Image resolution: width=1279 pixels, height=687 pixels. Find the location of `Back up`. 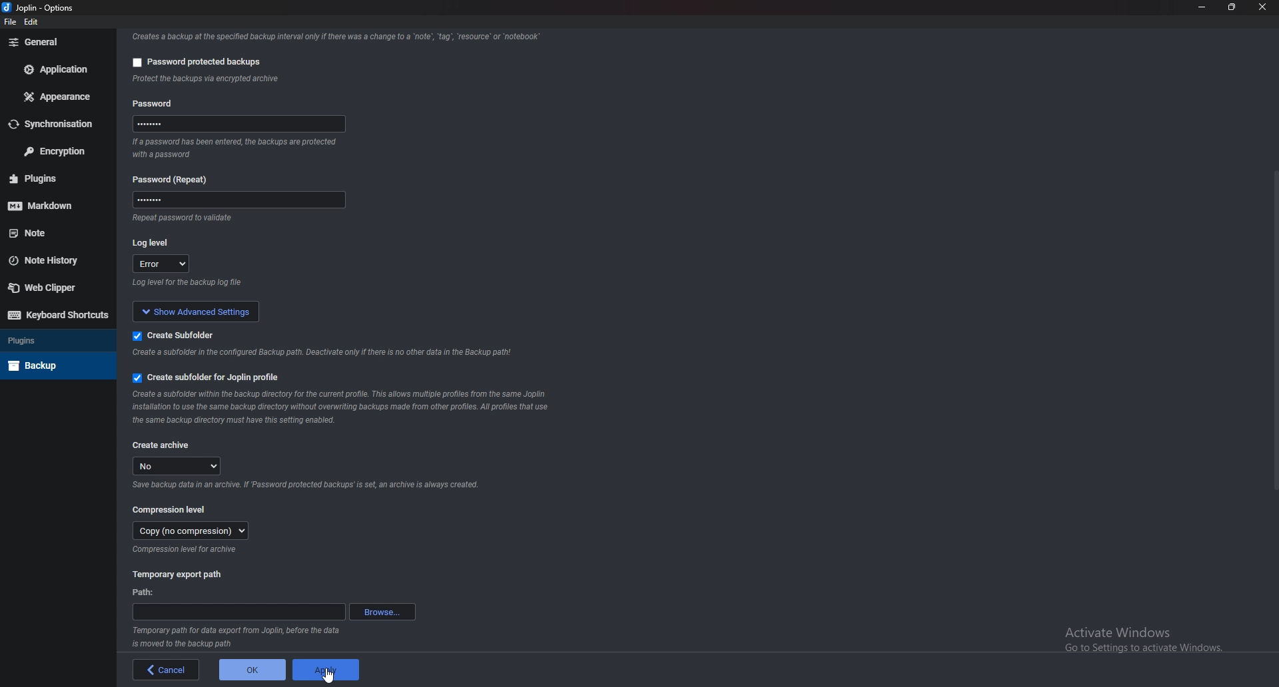

Back up is located at coordinates (55, 364).